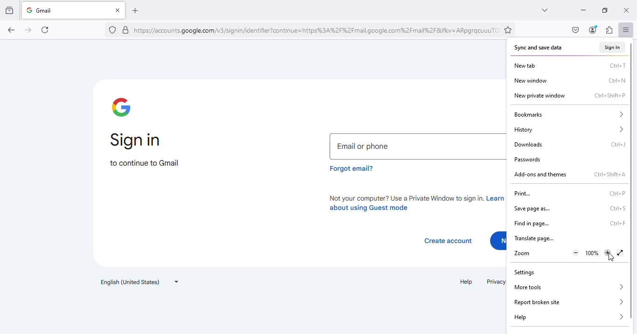 This screenshot has height=334, width=637. I want to click on open application menu, so click(627, 29).